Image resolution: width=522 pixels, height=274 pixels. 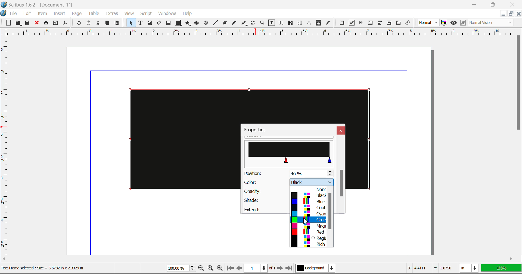 I want to click on Page 1 of 1, so click(x=260, y=269).